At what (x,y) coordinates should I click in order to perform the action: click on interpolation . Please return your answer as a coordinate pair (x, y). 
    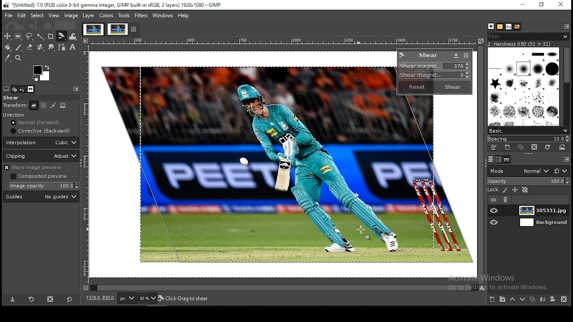
    Looking at the image, I should click on (41, 143).